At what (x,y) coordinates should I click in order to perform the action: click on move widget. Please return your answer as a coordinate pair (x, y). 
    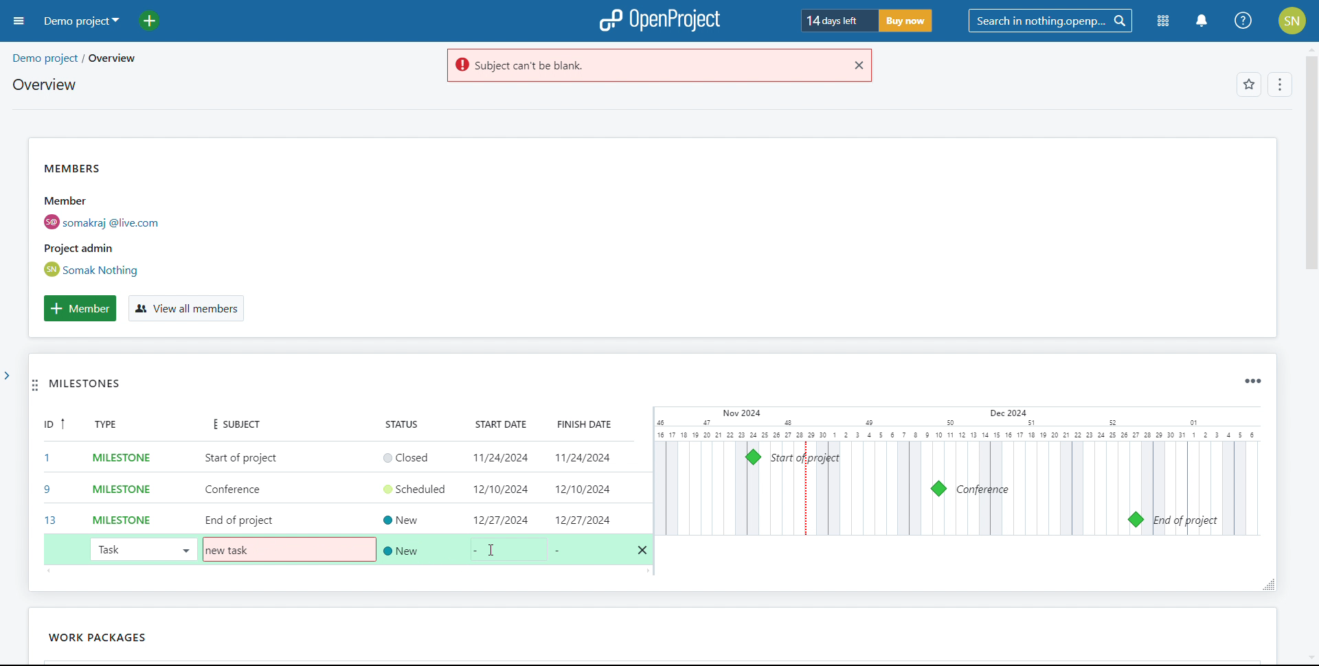
    Looking at the image, I should click on (35, 387).